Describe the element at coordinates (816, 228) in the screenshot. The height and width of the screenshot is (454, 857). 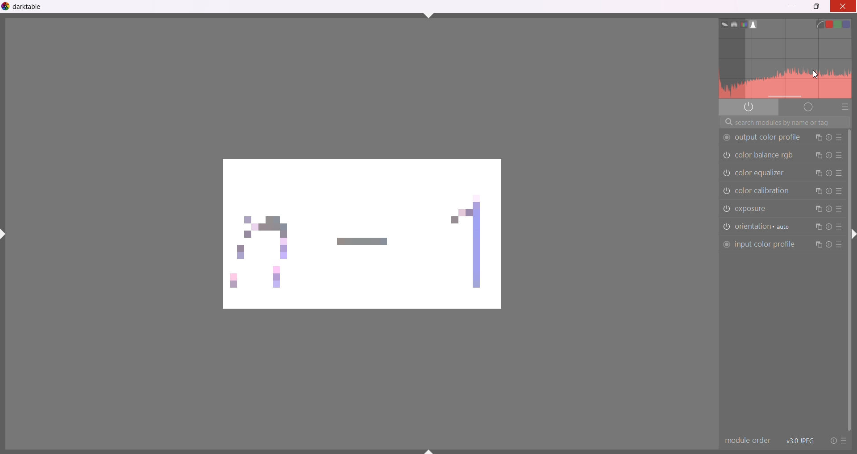
I see `instance` at that location.